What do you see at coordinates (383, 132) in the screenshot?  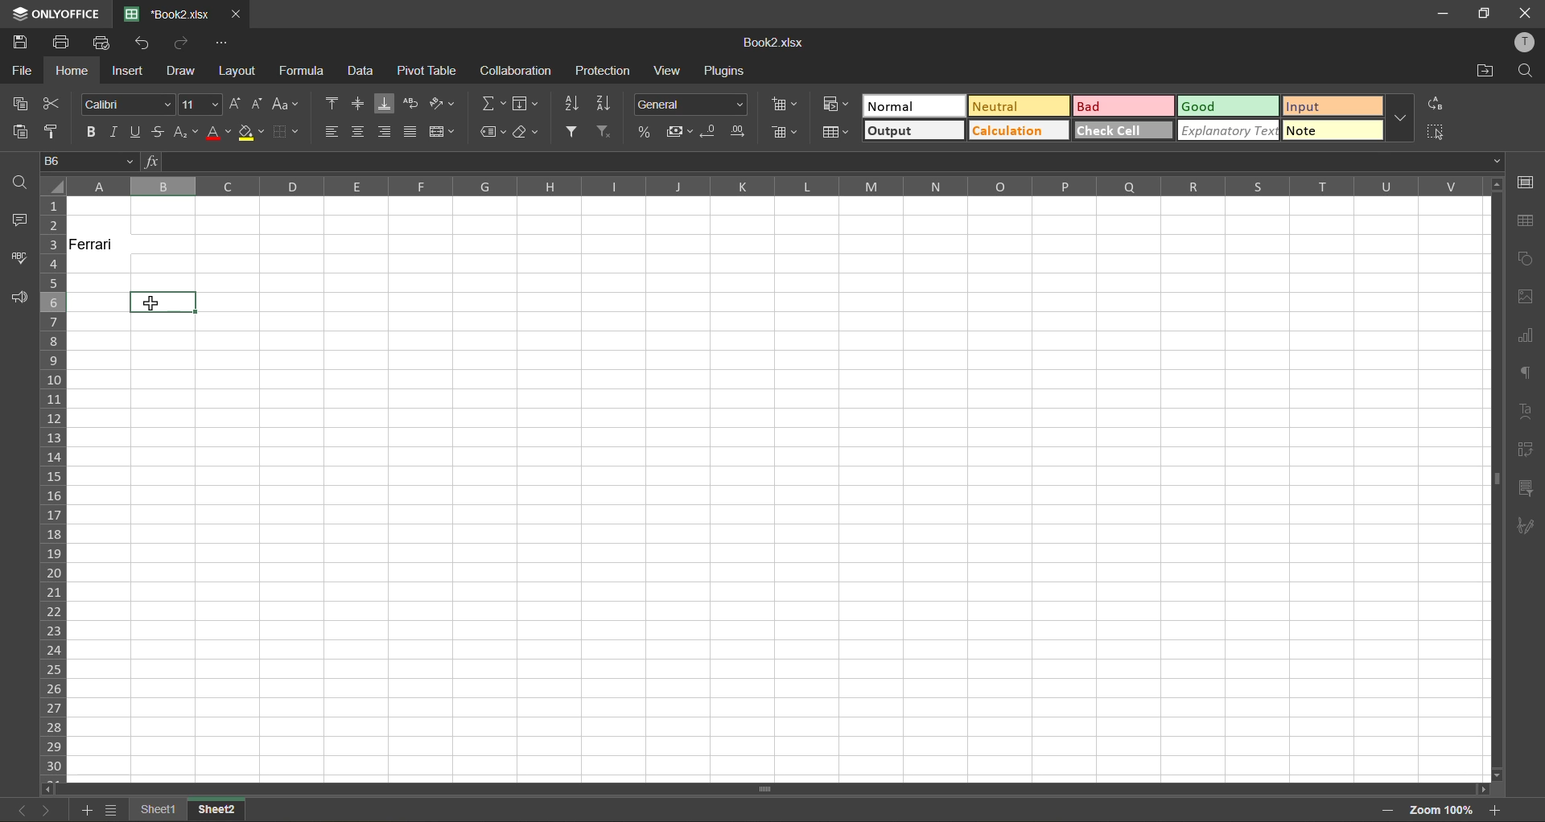 I see `align right` at bounding box center [383, 132].